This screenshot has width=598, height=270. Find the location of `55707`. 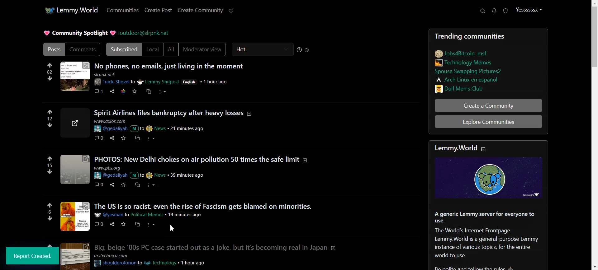

55707 is located at coordinates (50, 124).